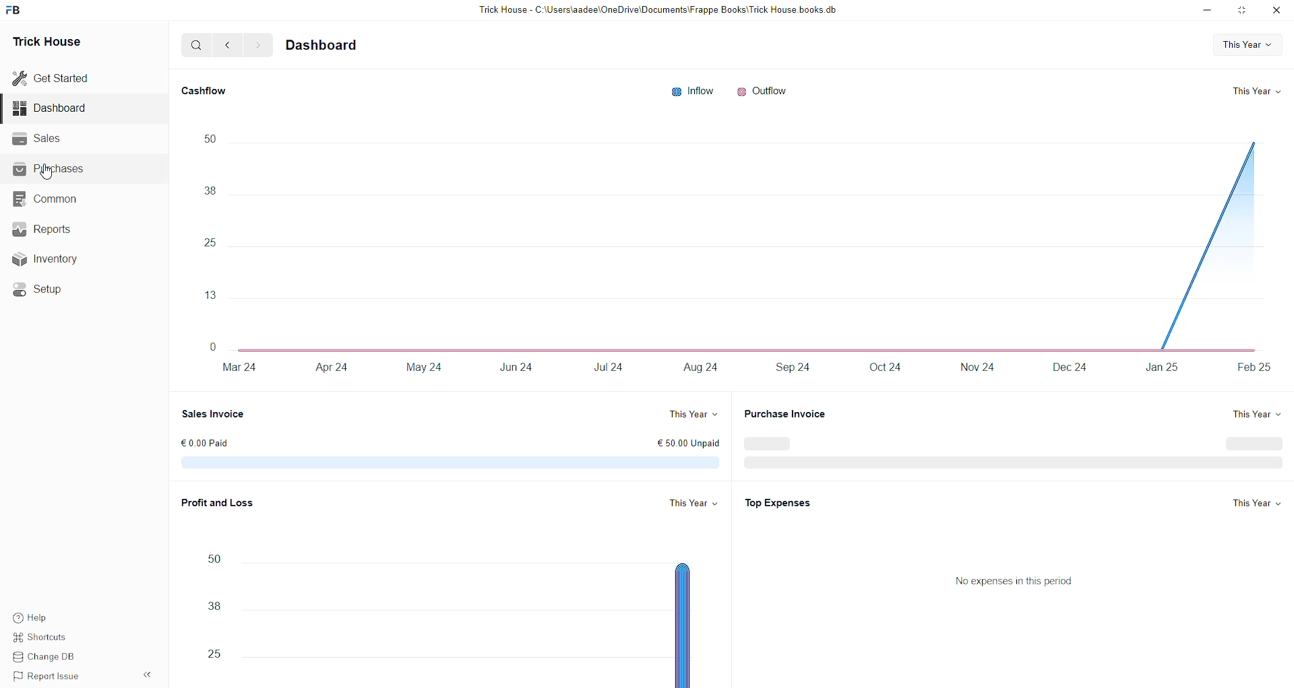 The width and height of the screenshot is (1294, 688). What do you see at coordinates (211, 655) in the screenshot?
I see `25` at bounding box center [211, 655].